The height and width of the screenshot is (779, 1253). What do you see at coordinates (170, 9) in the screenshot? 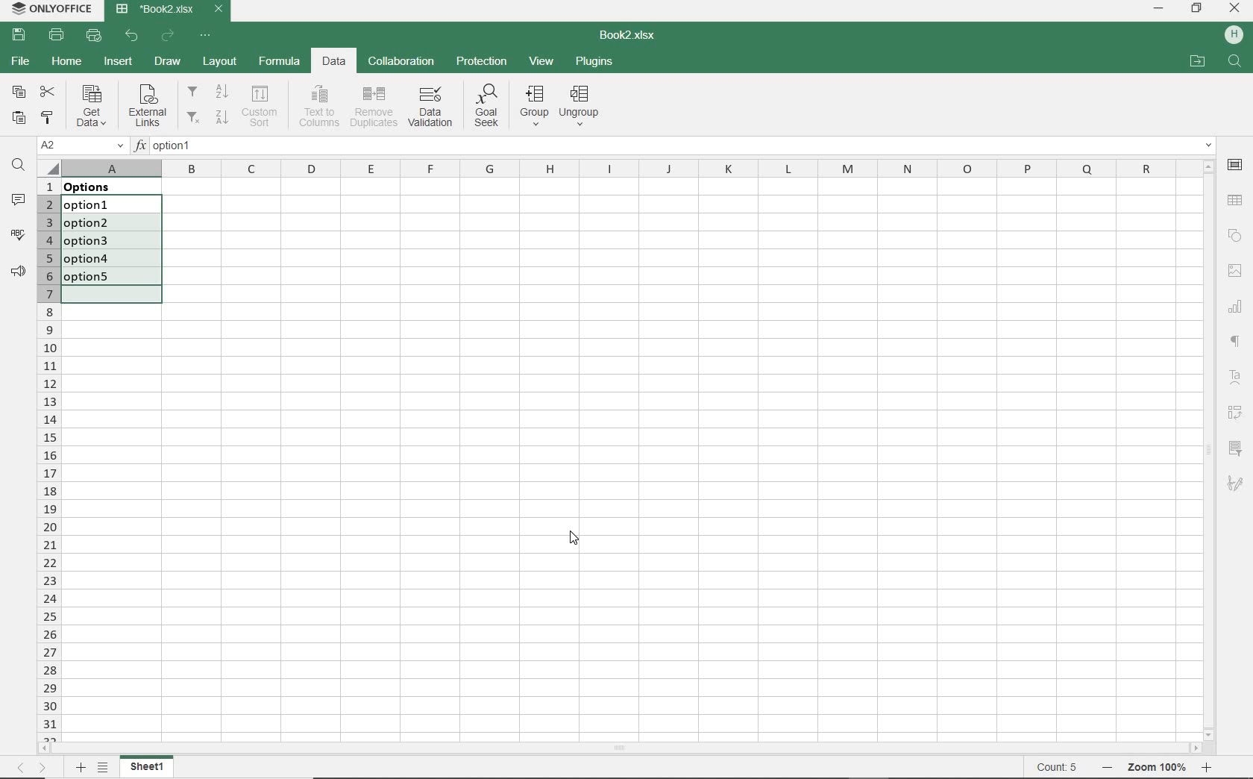
I see `DOCUMENT NAME` at bounding box center [170, 9].